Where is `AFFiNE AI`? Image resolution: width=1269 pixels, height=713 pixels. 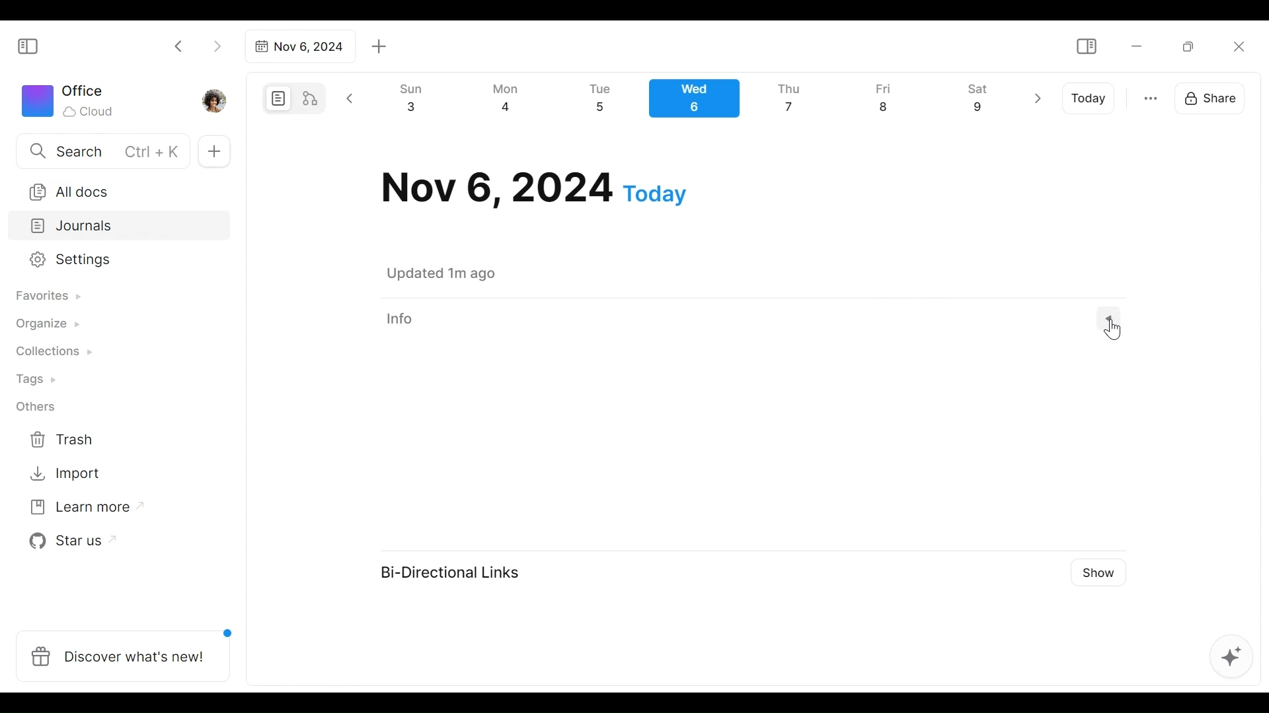 AFFiNE AI is located at coordinates (1231, 658).